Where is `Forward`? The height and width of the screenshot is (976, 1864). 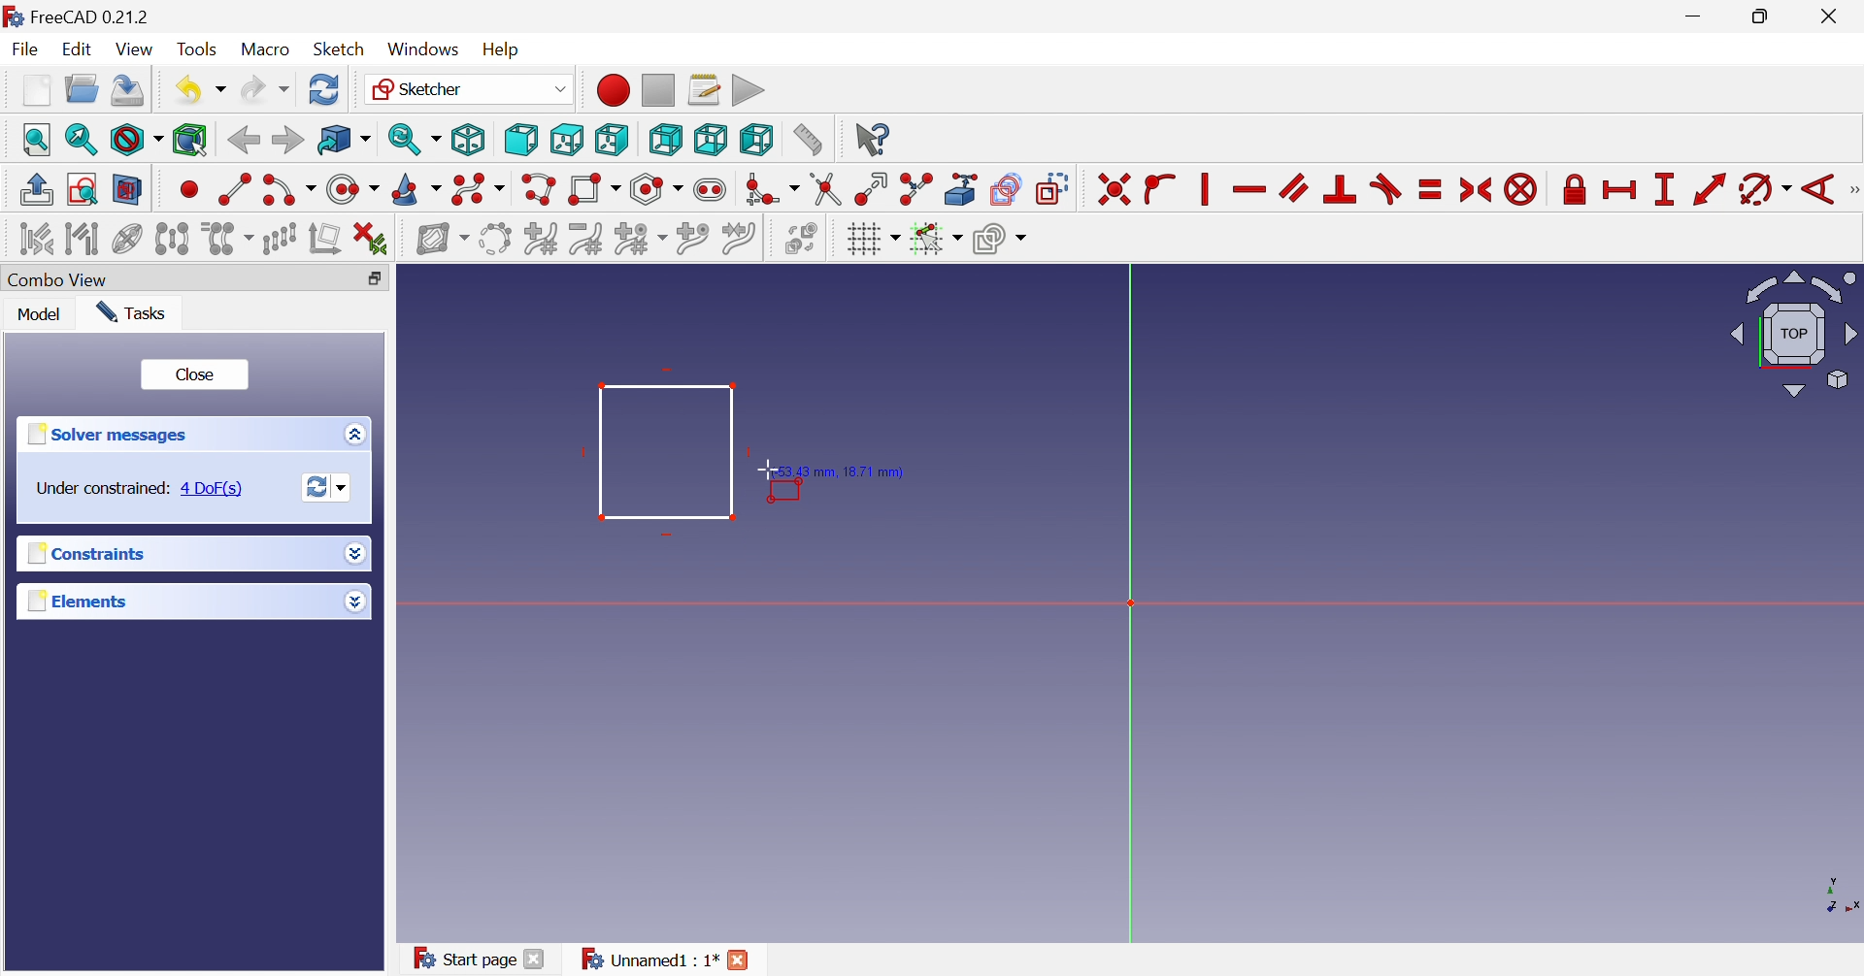
Forward is located at coordinates (286, 139).